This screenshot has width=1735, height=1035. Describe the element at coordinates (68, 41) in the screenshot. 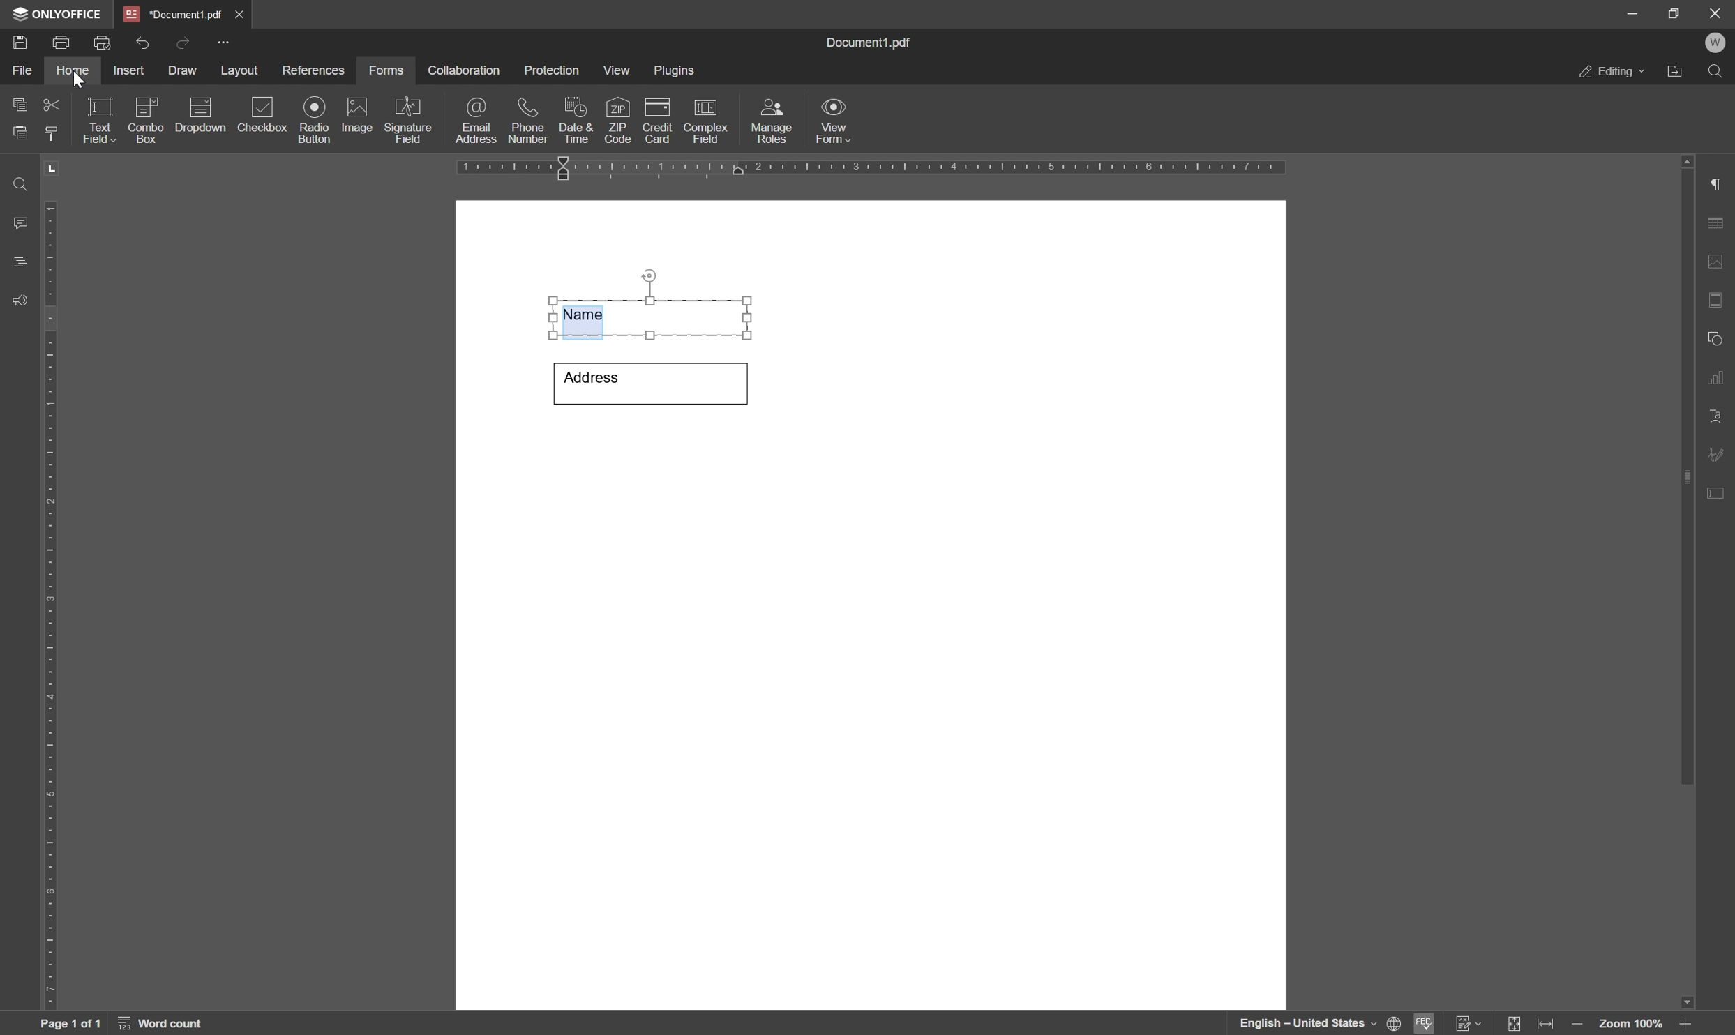

I see `print` at that location.